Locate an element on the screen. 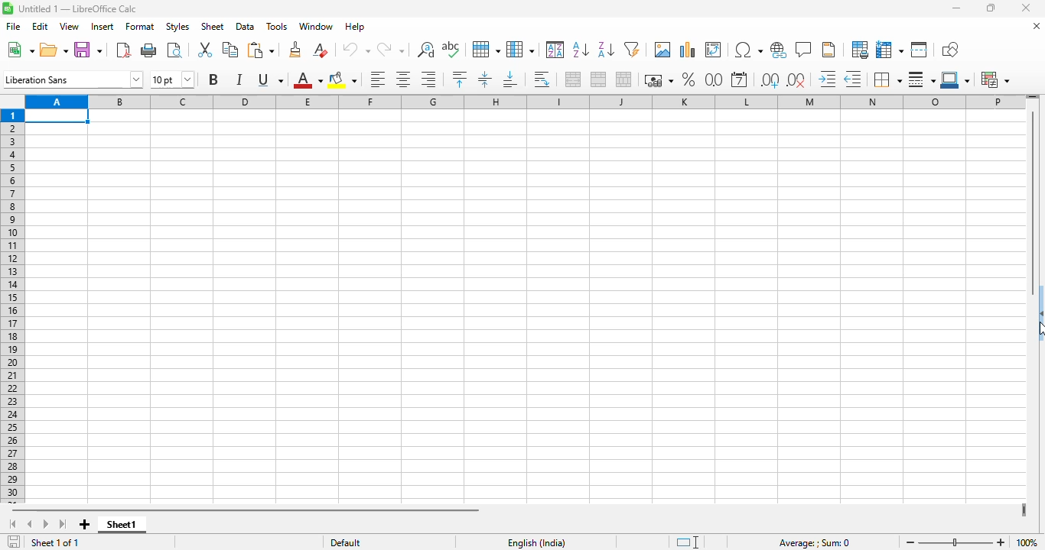  background color is located at coordinates (343, 79).